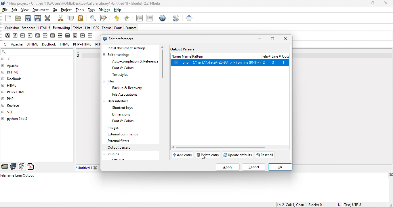 The image size is (393, 208). Describe the element at coordinates (260, 39) in the screenshot. I see `minimize` at that location.